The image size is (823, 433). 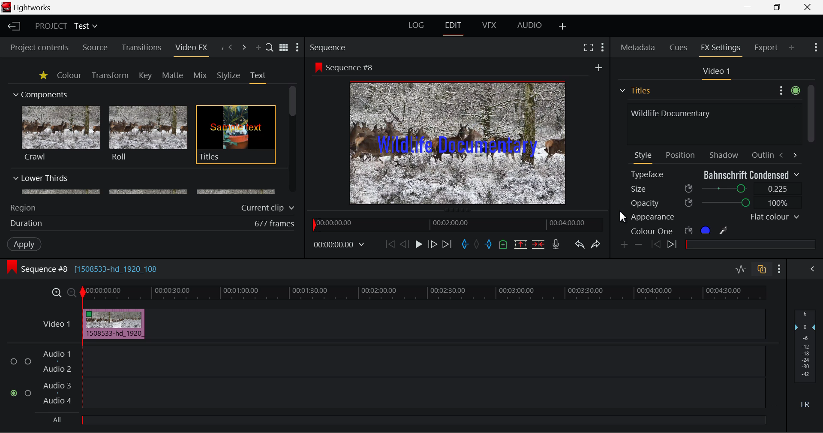 I want to click on Apply, so click(x=25, y=244).